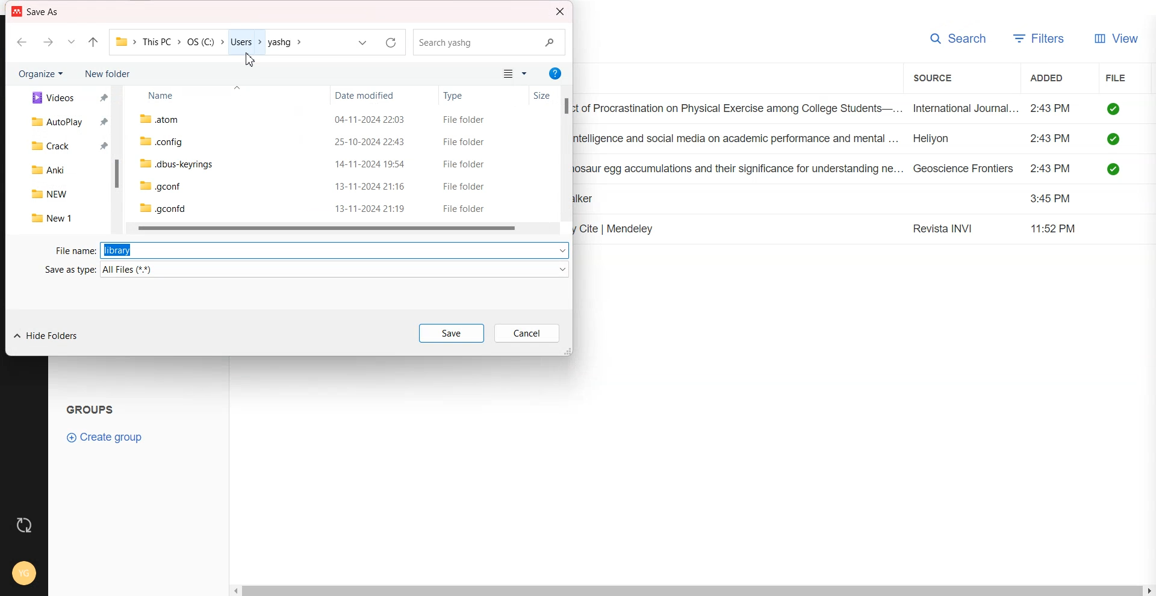  I want to click on Source, so click(939, 78).